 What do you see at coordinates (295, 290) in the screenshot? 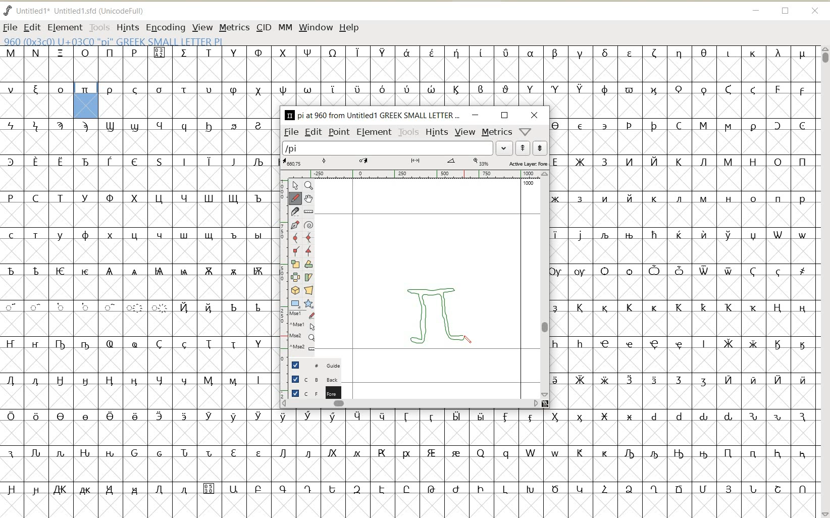
I see `rotate the selection in 3D and project back to plane` at bounding box center [295, 290].